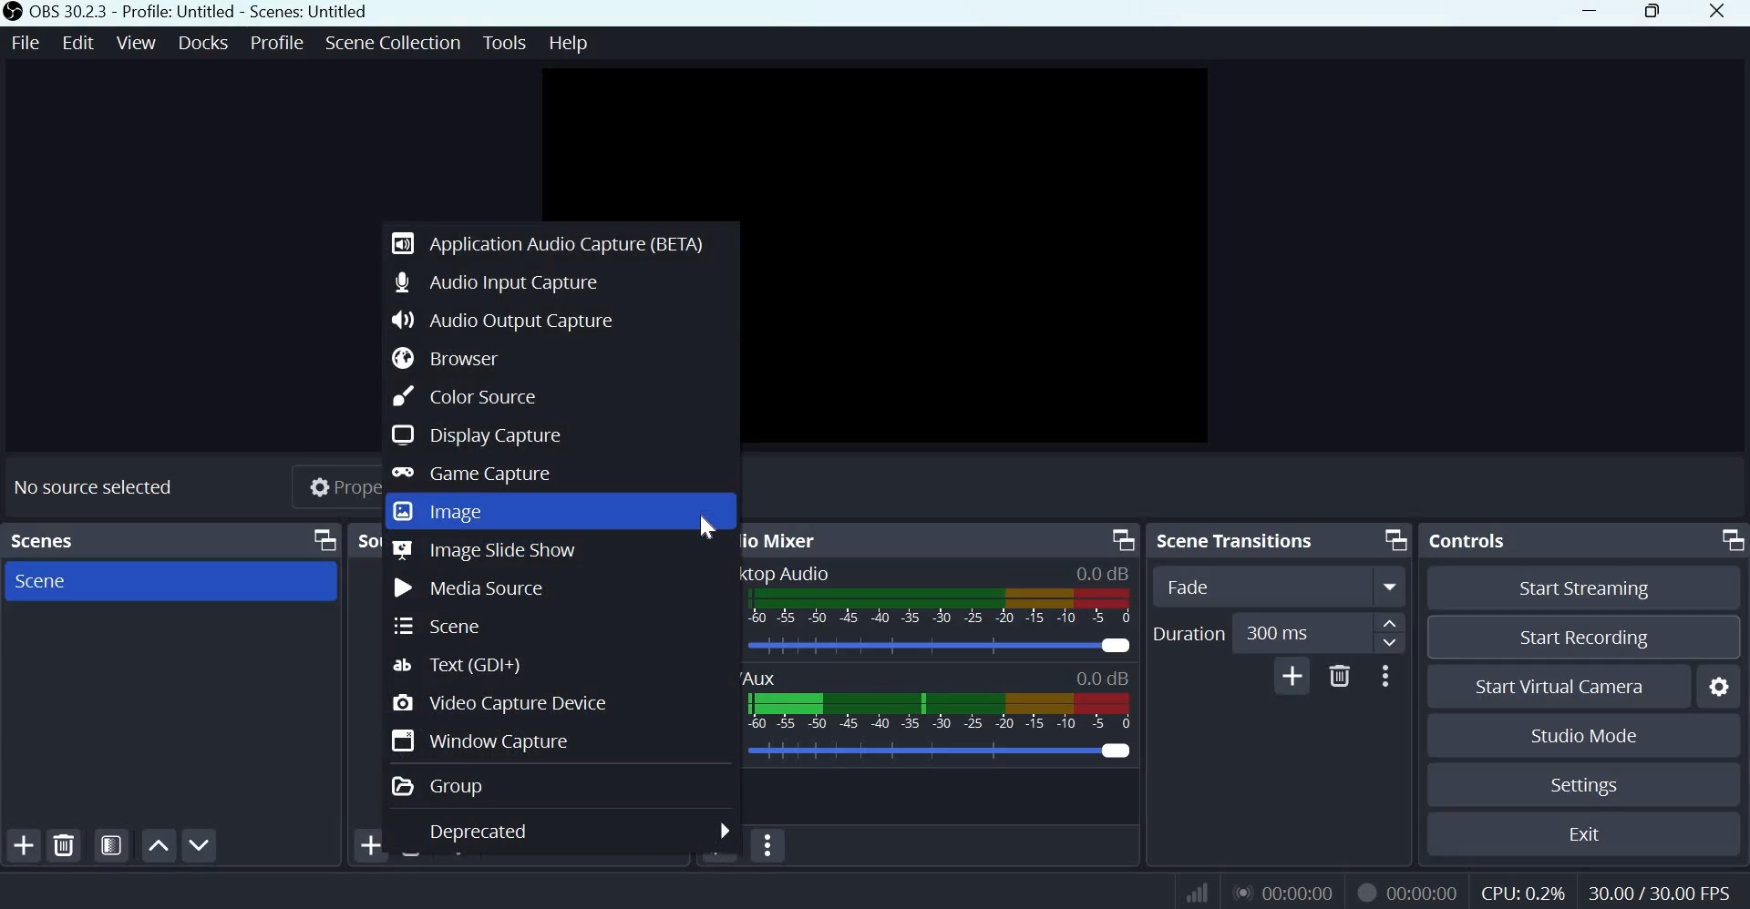 The width and height of the screenshot is (1750, 909). What do you see at coordinates (1395, 624) in the screenshot?
I see `increase` at bounding box center [1395, 624].